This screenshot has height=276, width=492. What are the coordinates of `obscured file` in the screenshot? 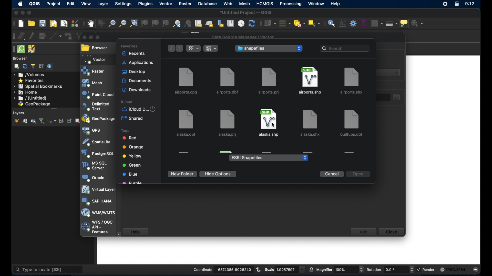 It's located at (184, 153).